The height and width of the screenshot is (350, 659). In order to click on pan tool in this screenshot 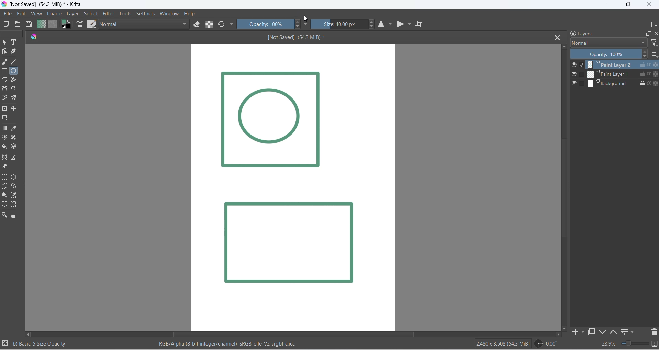, I will do `click(15, 215)`.